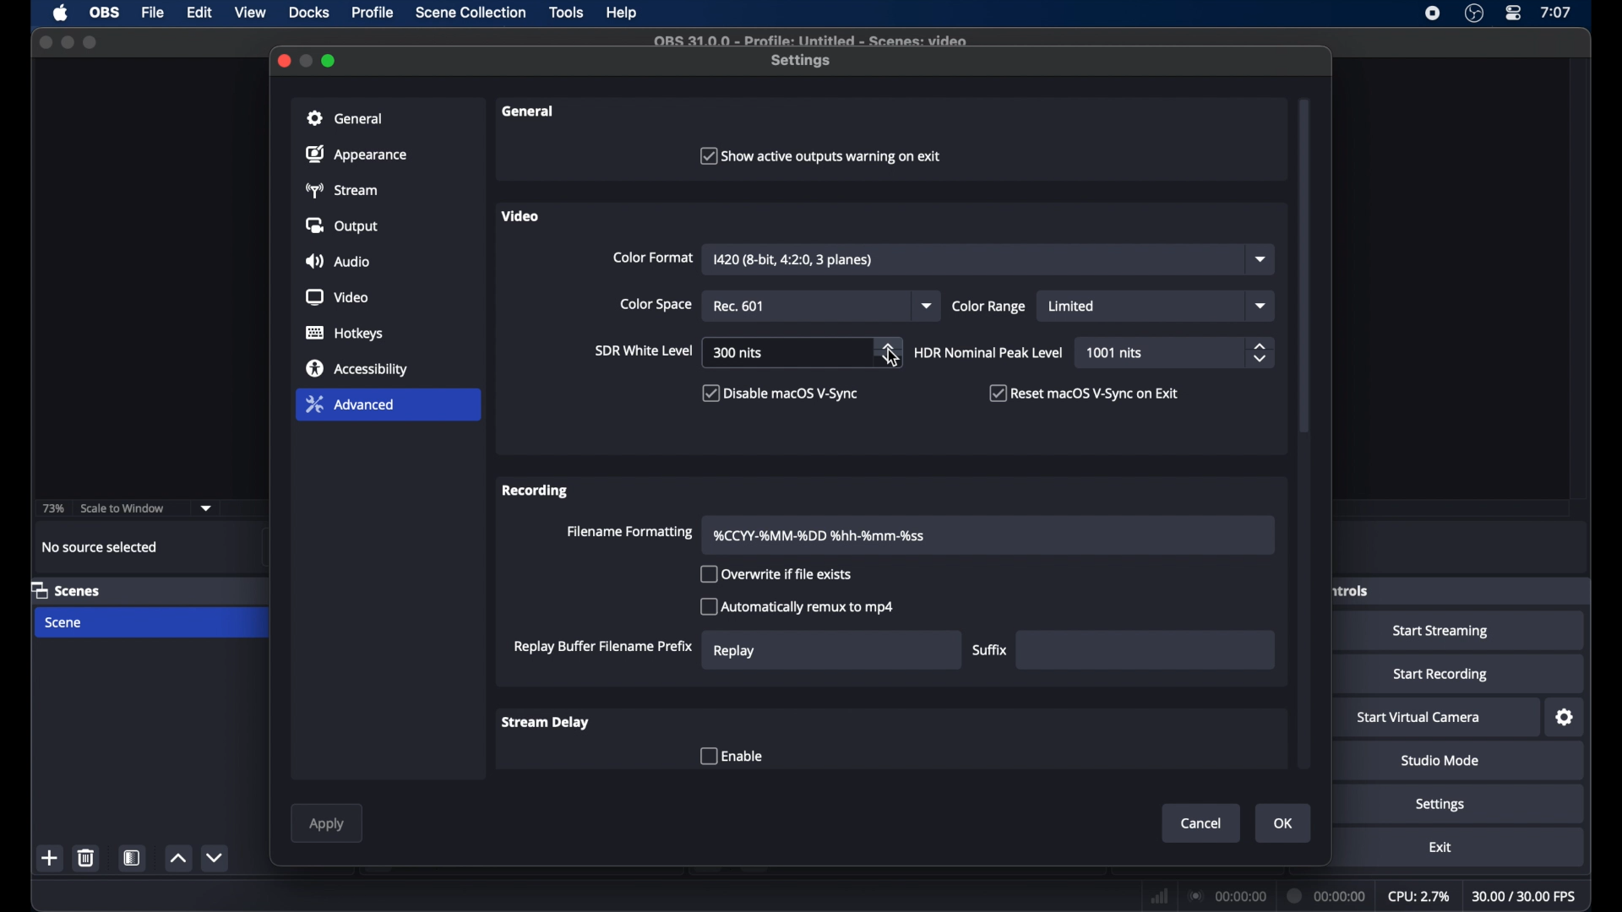  What do you see at coordinates (731, 755) in the screenshot?
I see `checkbox` at bounding box center [731, 755].